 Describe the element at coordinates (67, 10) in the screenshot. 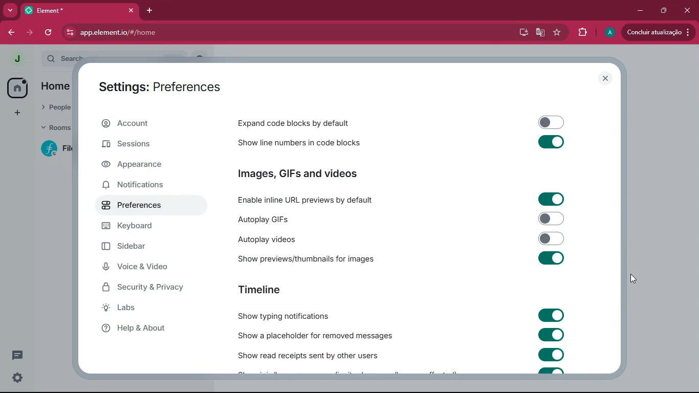

I see `tab` at that location.